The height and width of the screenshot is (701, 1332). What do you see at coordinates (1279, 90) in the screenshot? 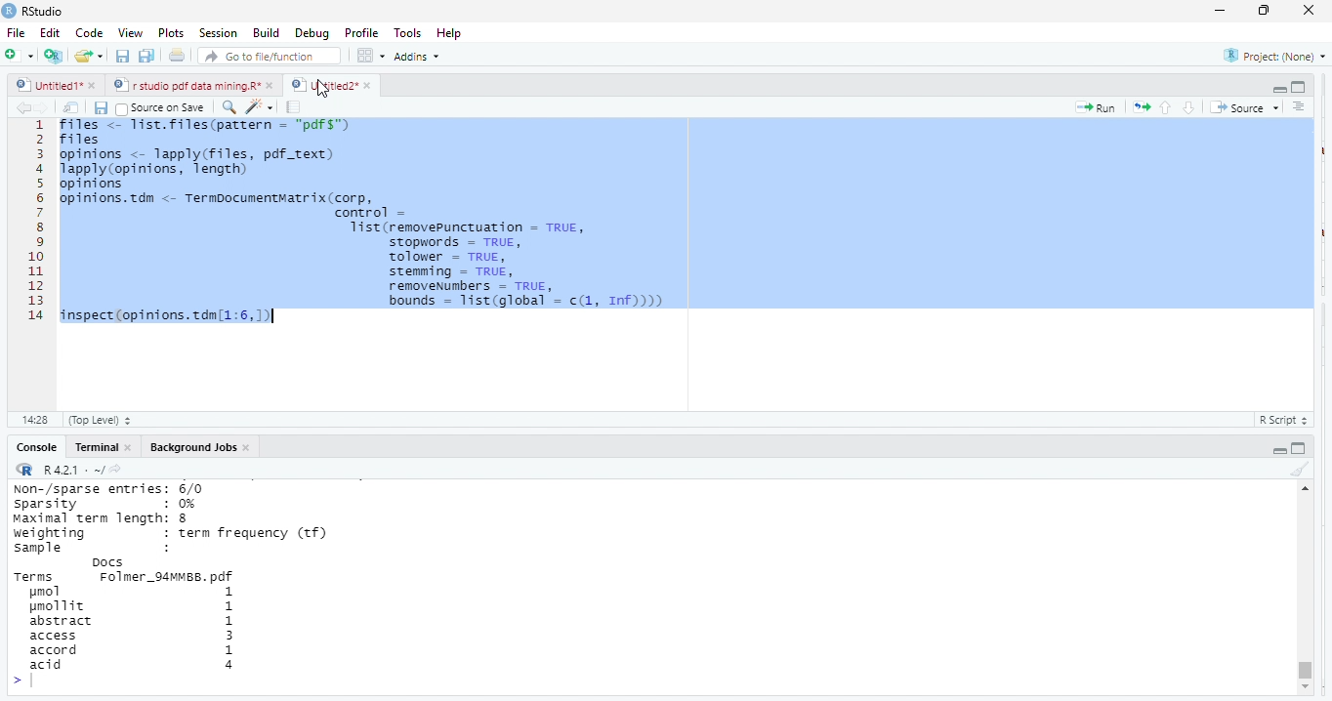
I see `hide r script` at bounding box center [1279, 90].